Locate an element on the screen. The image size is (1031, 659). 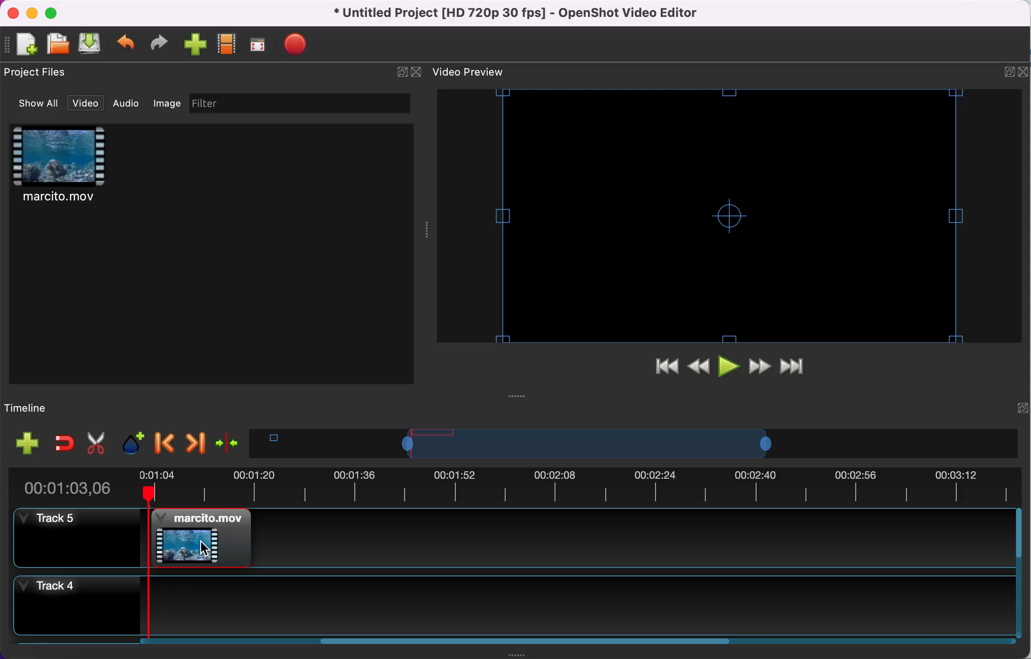
image is located at coordinates (169, 104).